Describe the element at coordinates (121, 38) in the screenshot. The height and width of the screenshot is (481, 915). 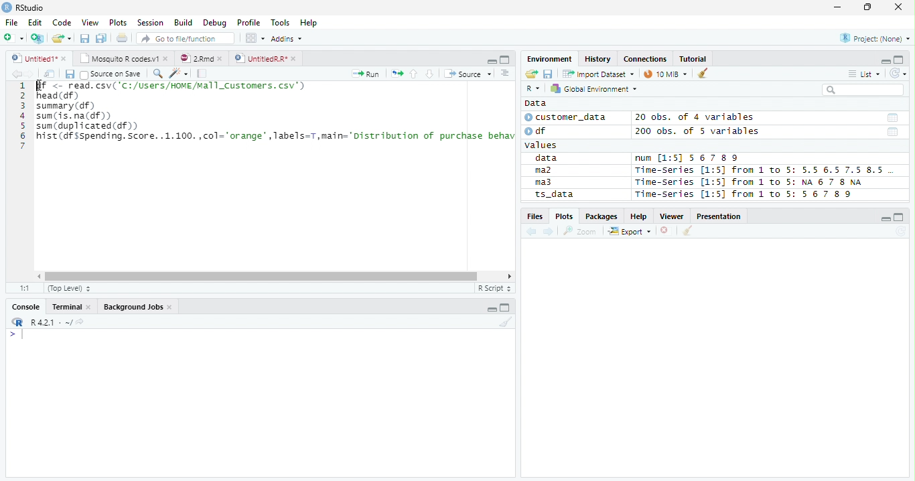
I see `Print` at that location.